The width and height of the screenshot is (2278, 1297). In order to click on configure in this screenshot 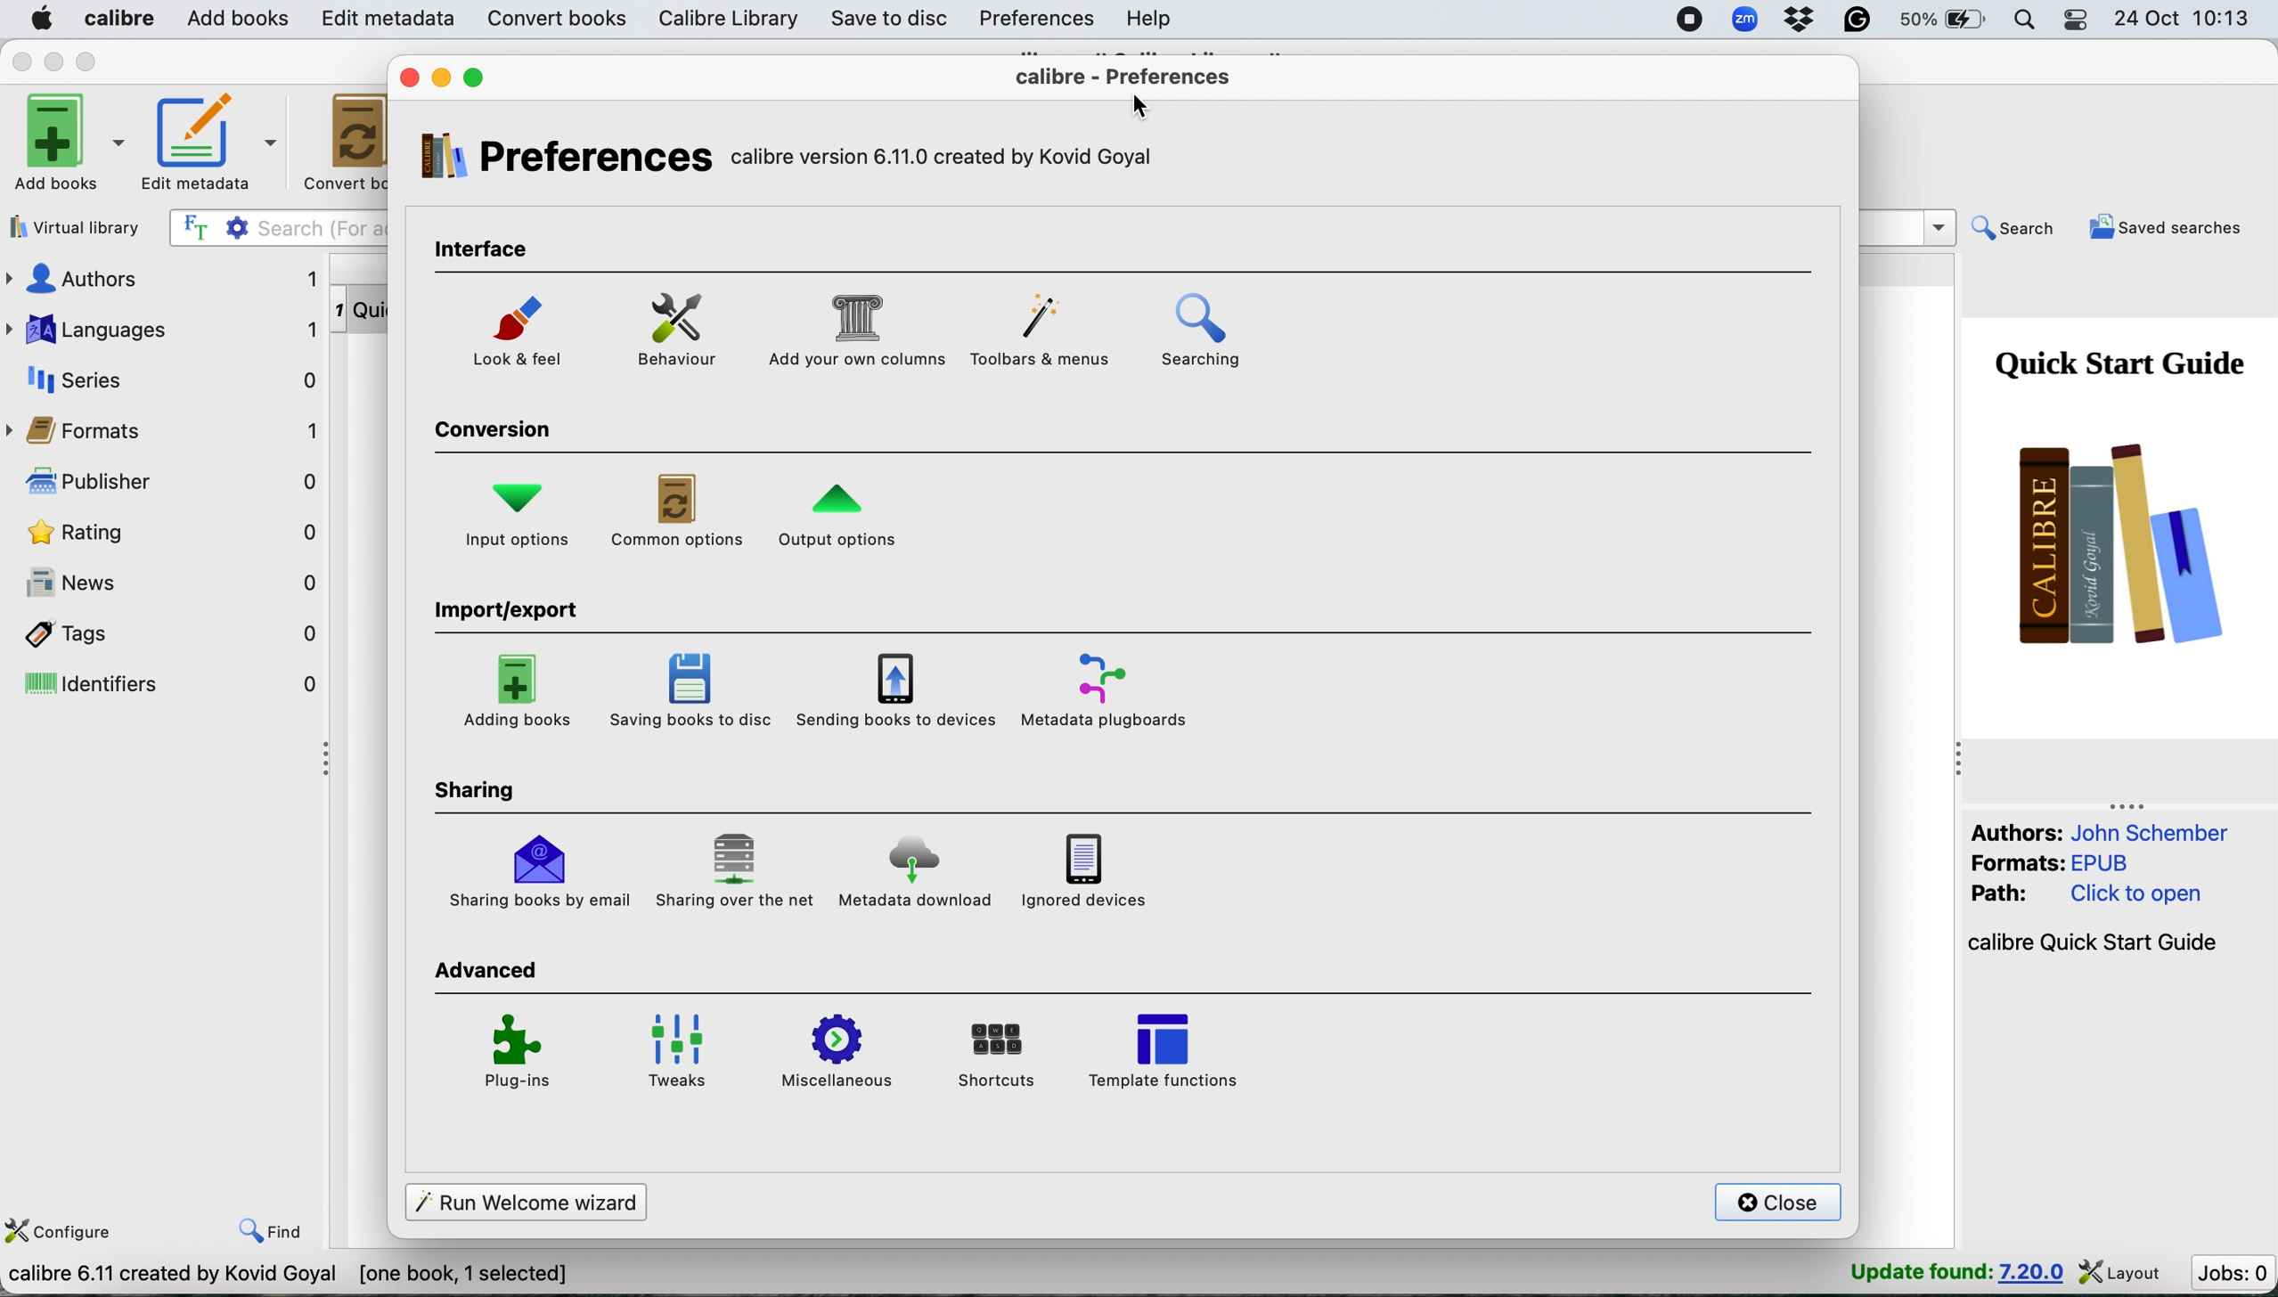, I will do `click(66, 1231)`.